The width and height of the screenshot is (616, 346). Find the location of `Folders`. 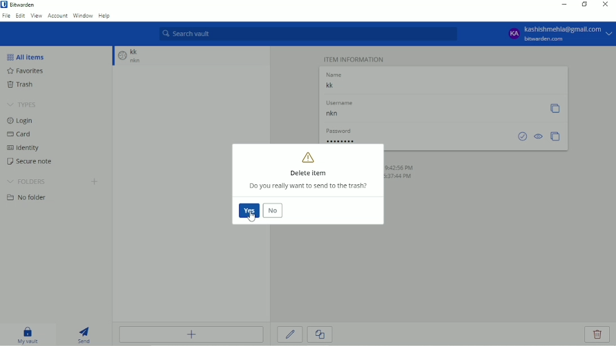

Folders is located at coordinates (27, 182).